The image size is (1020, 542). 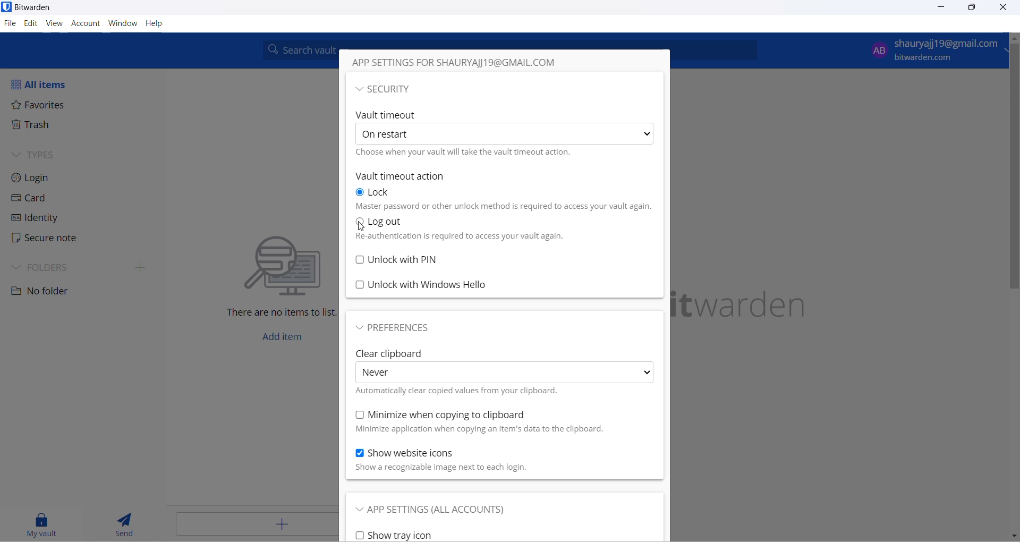 What do you see at coordinates (506, 206) in the screenshot?
I see `text` at bounding box center [506, 206].